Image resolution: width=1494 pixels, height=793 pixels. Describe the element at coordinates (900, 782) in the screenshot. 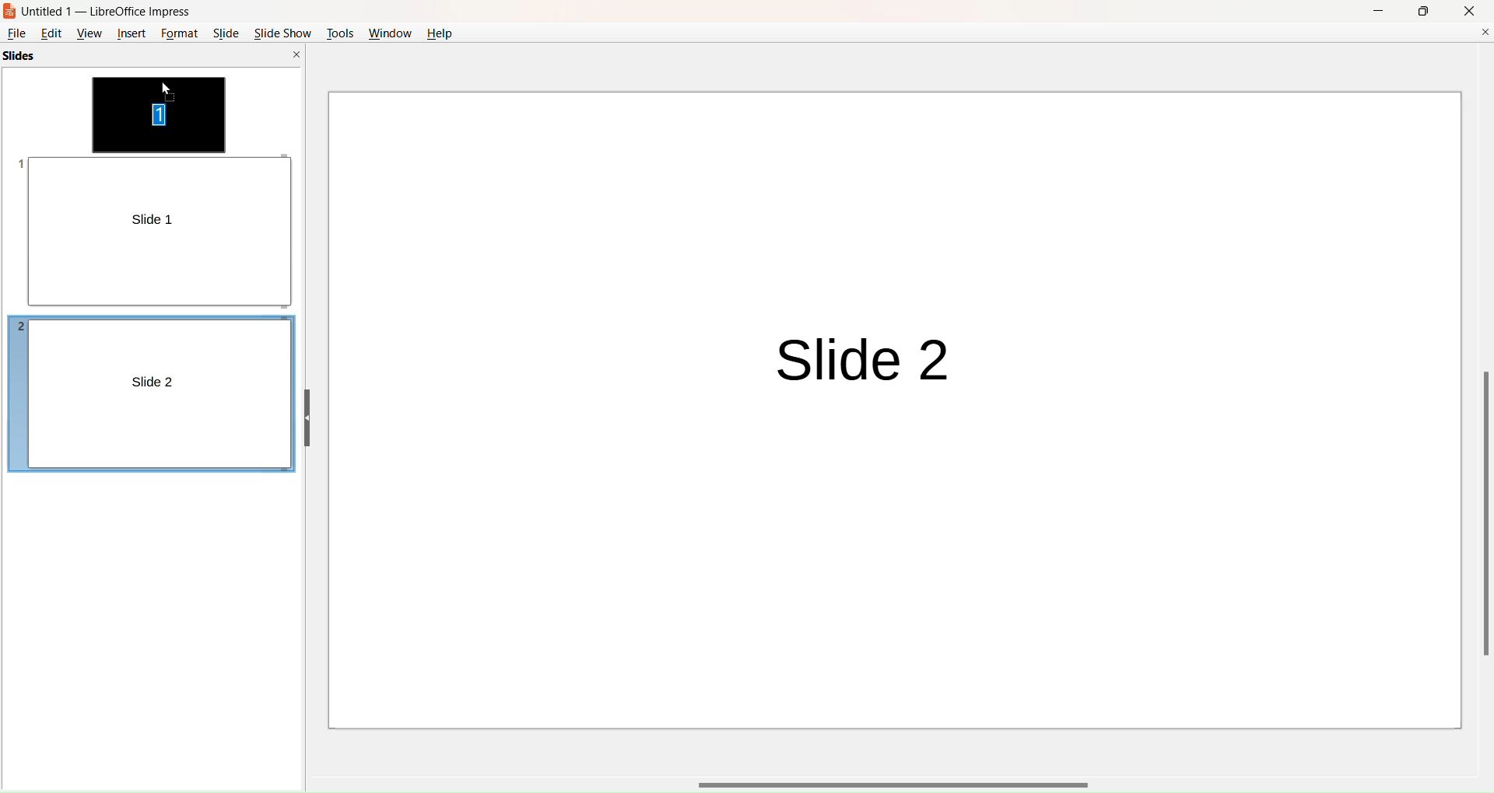

I see `horizontal scroll bar` at that location.